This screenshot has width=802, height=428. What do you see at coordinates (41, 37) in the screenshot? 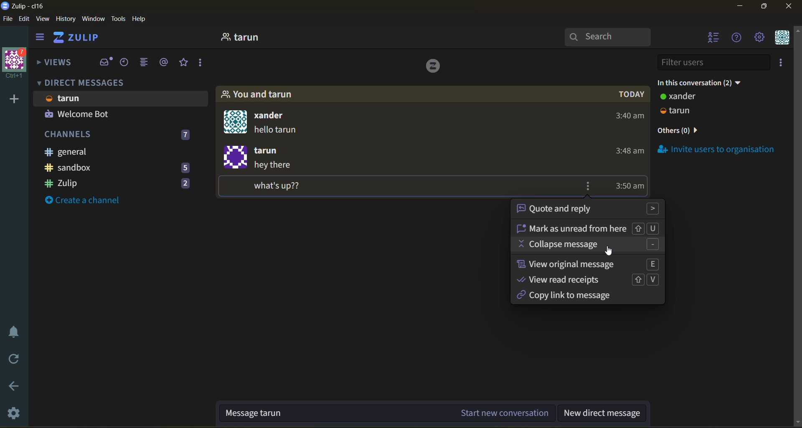
I see `hide left side bar` at bounding box center [41, 37].